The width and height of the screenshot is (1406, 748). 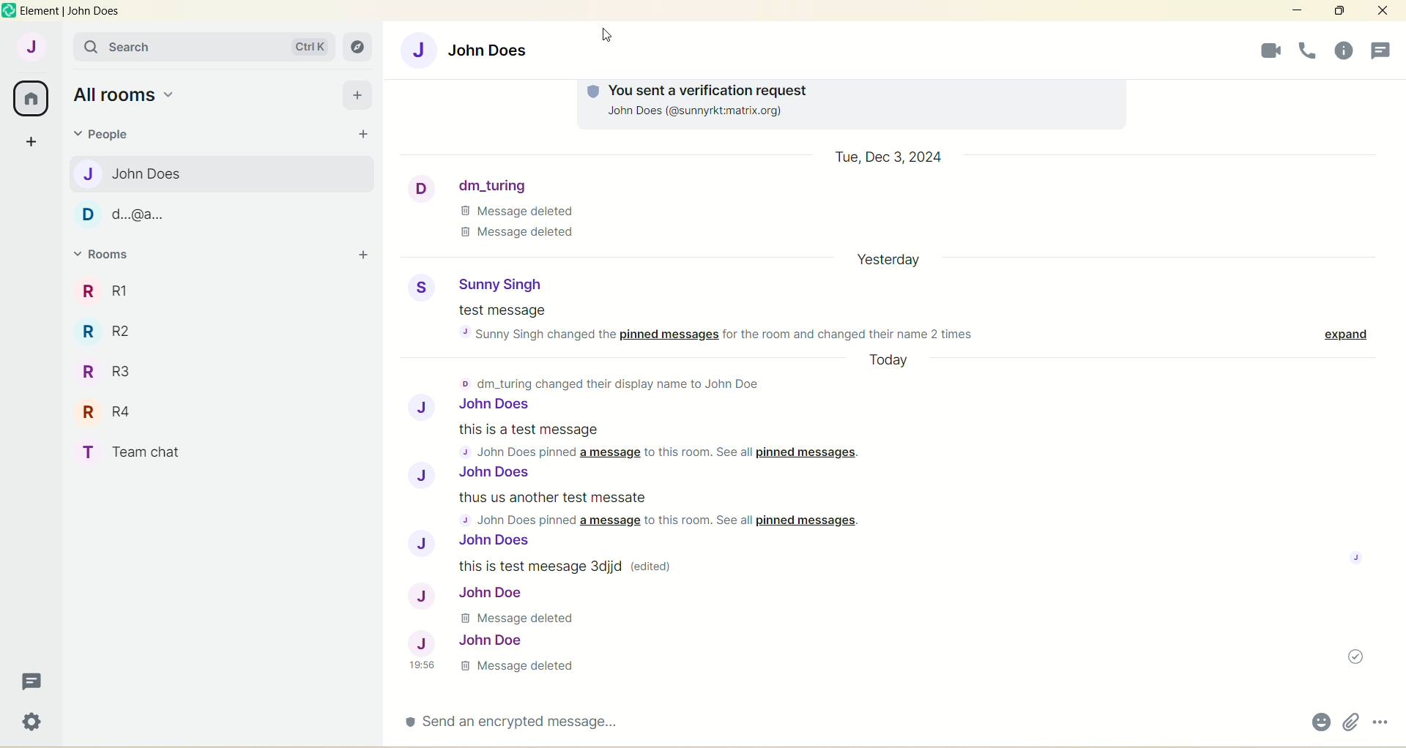 What do you see at coordinates (1358, 558) in the screenshot?
I see `image profile` at bounding box center [1358, 558].